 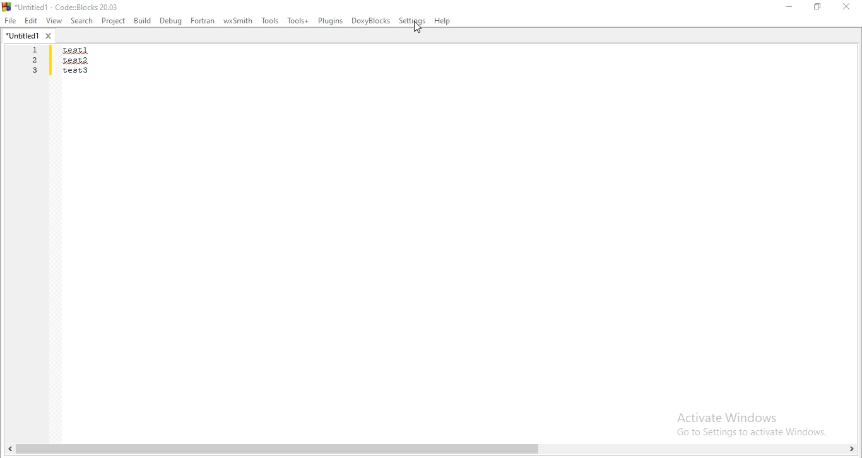 What do you see at coordinates (203, 21) in the screenshot?
I see `Fortran` at bounding box center [203, 21].